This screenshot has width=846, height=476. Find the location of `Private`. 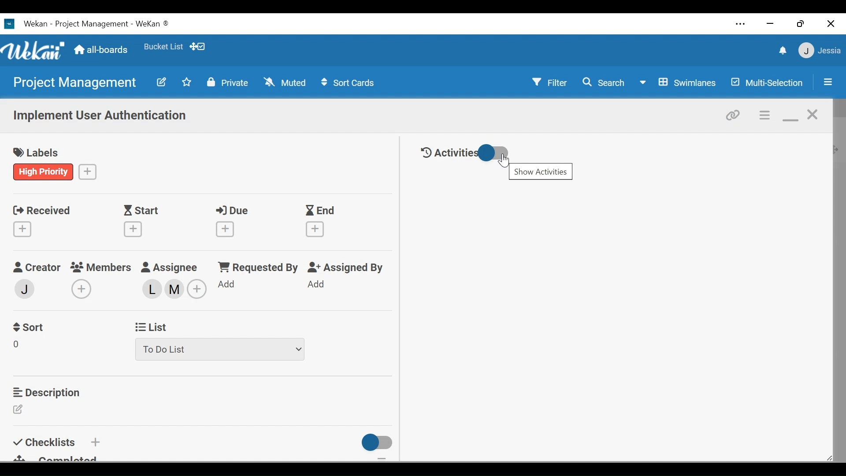

Private is located at coordinates (229, 82).